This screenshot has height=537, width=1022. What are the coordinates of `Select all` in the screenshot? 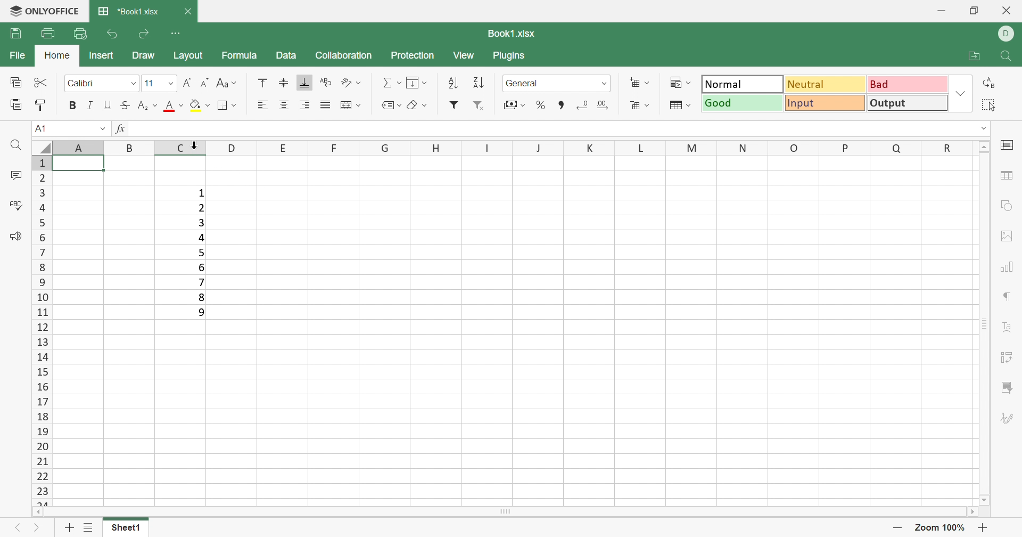 It's located at (42, 146).